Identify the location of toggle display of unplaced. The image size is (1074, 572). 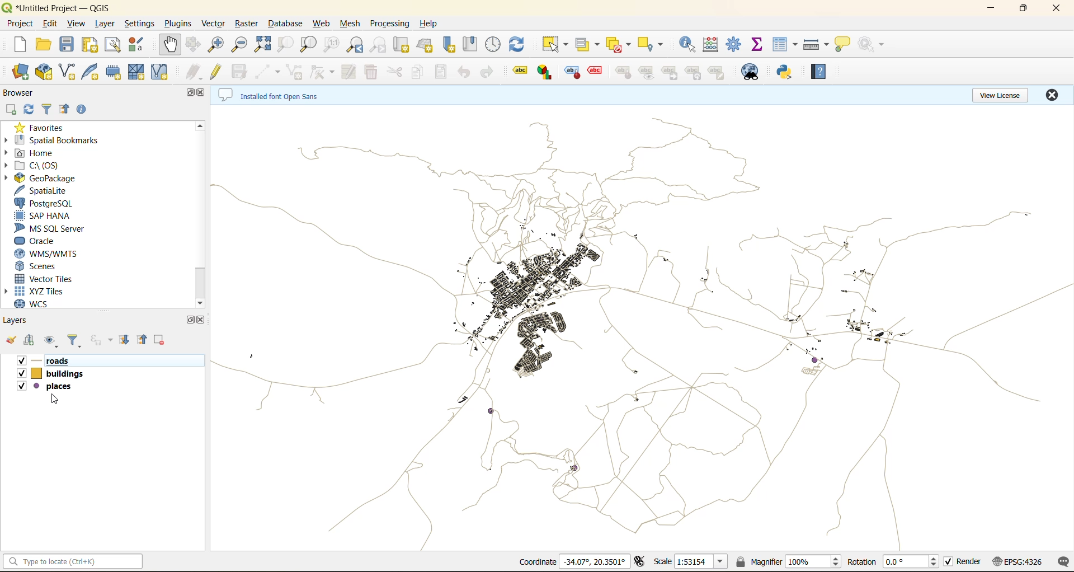
(594, 72).